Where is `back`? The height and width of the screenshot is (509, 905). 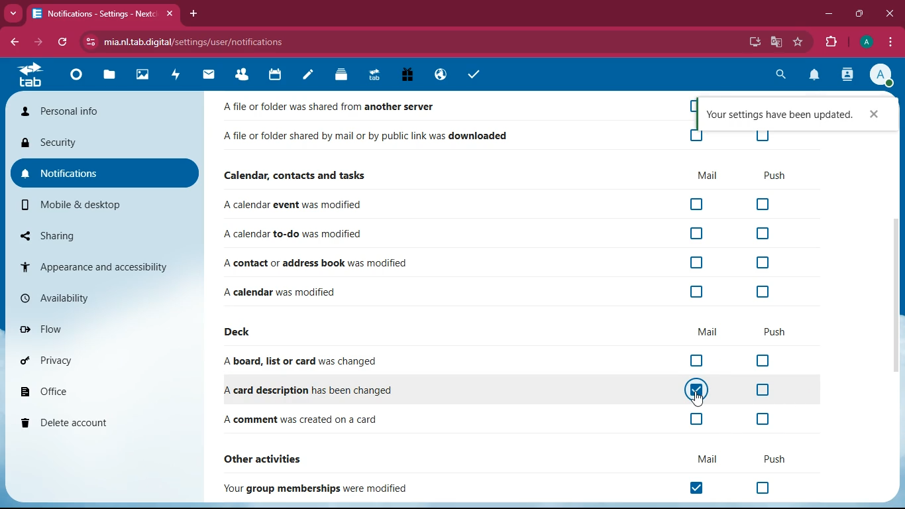 back is located at coordinates (13, 42).